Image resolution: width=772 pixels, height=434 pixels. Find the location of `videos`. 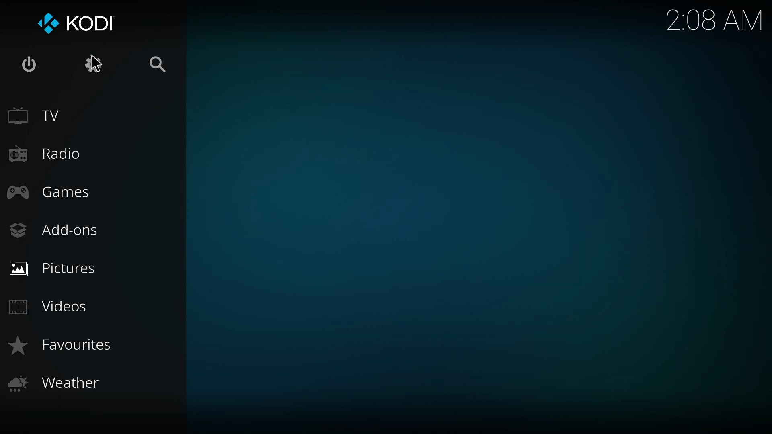

videos is located at coordinates (48, 305).